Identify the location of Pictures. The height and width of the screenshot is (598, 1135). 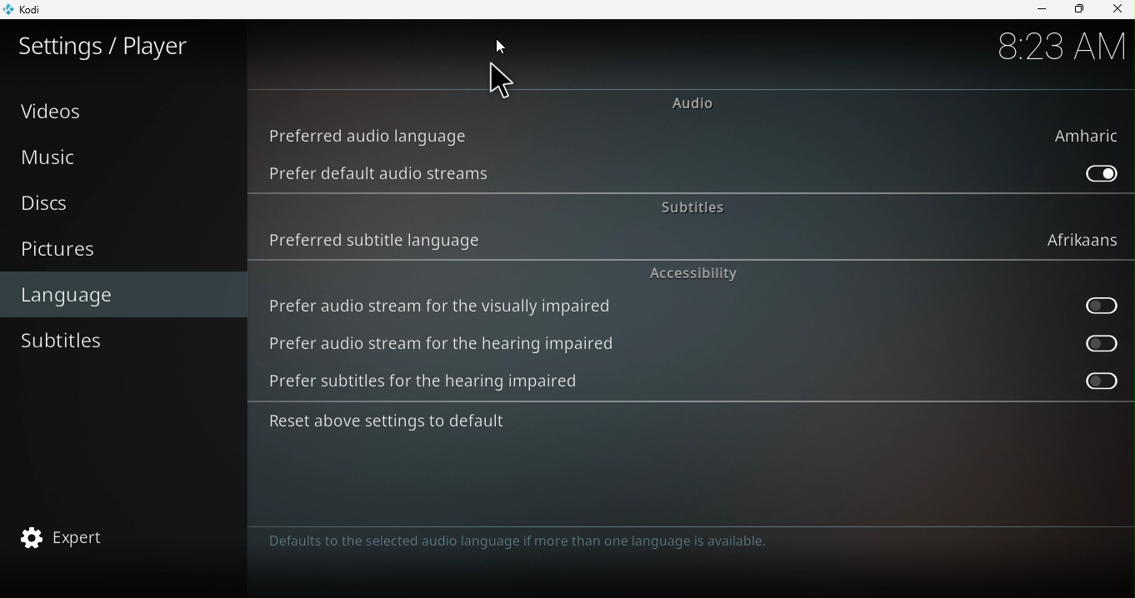
(122, 251).